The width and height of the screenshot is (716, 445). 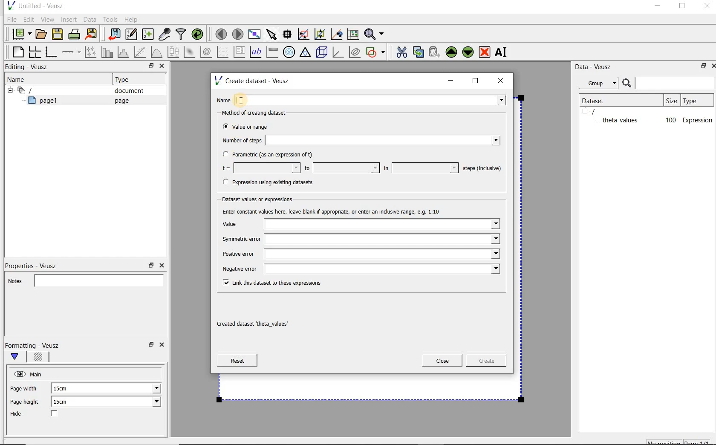 What do you see at coordinates (24, 387) in the screenshot?
I see `Page width` at bounding box center [24, 387].